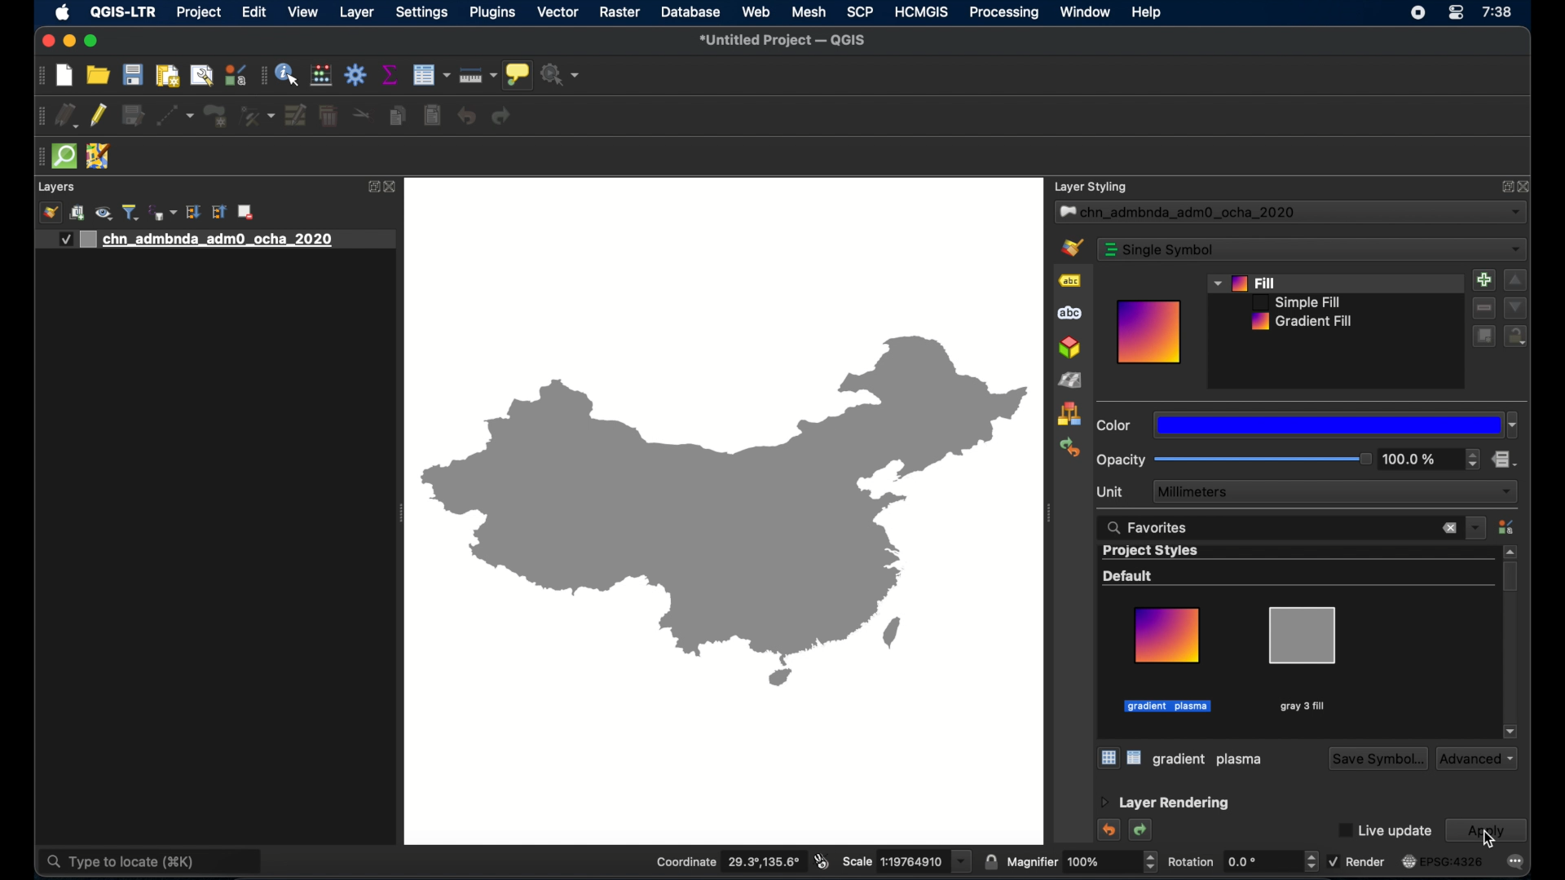  I want to click on edit, so click(255, 11).